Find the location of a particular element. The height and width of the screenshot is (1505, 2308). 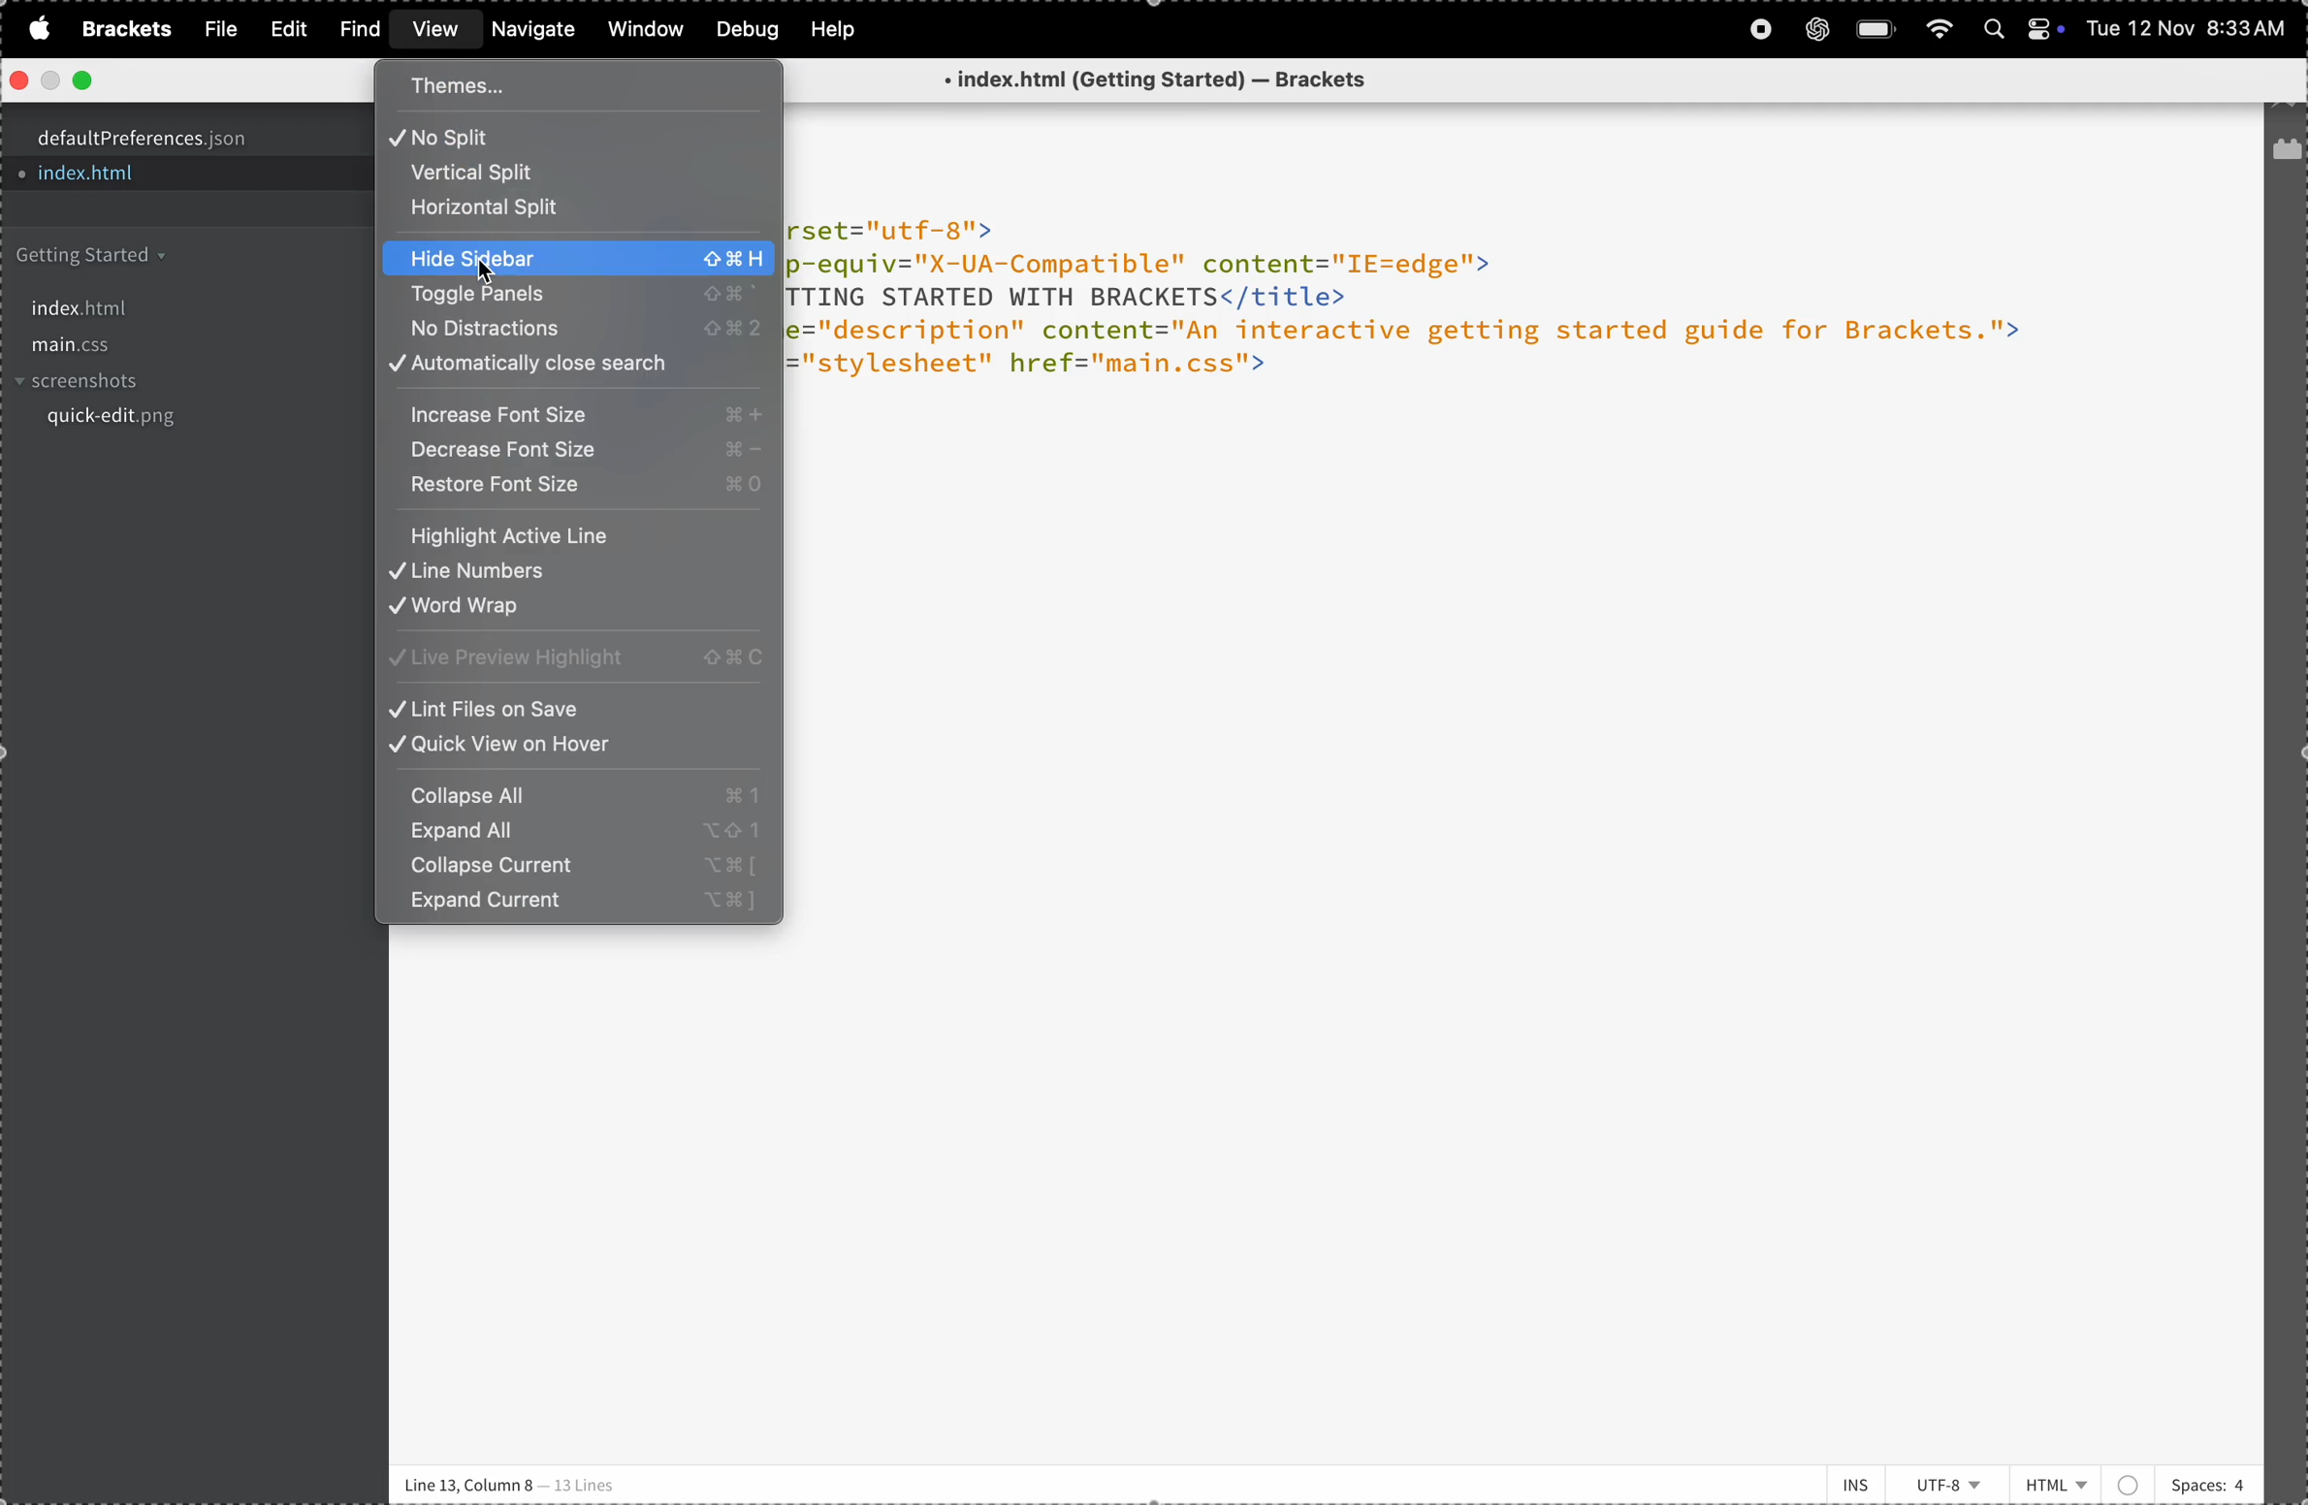

highlight active line is located at coordinates (578, 533).